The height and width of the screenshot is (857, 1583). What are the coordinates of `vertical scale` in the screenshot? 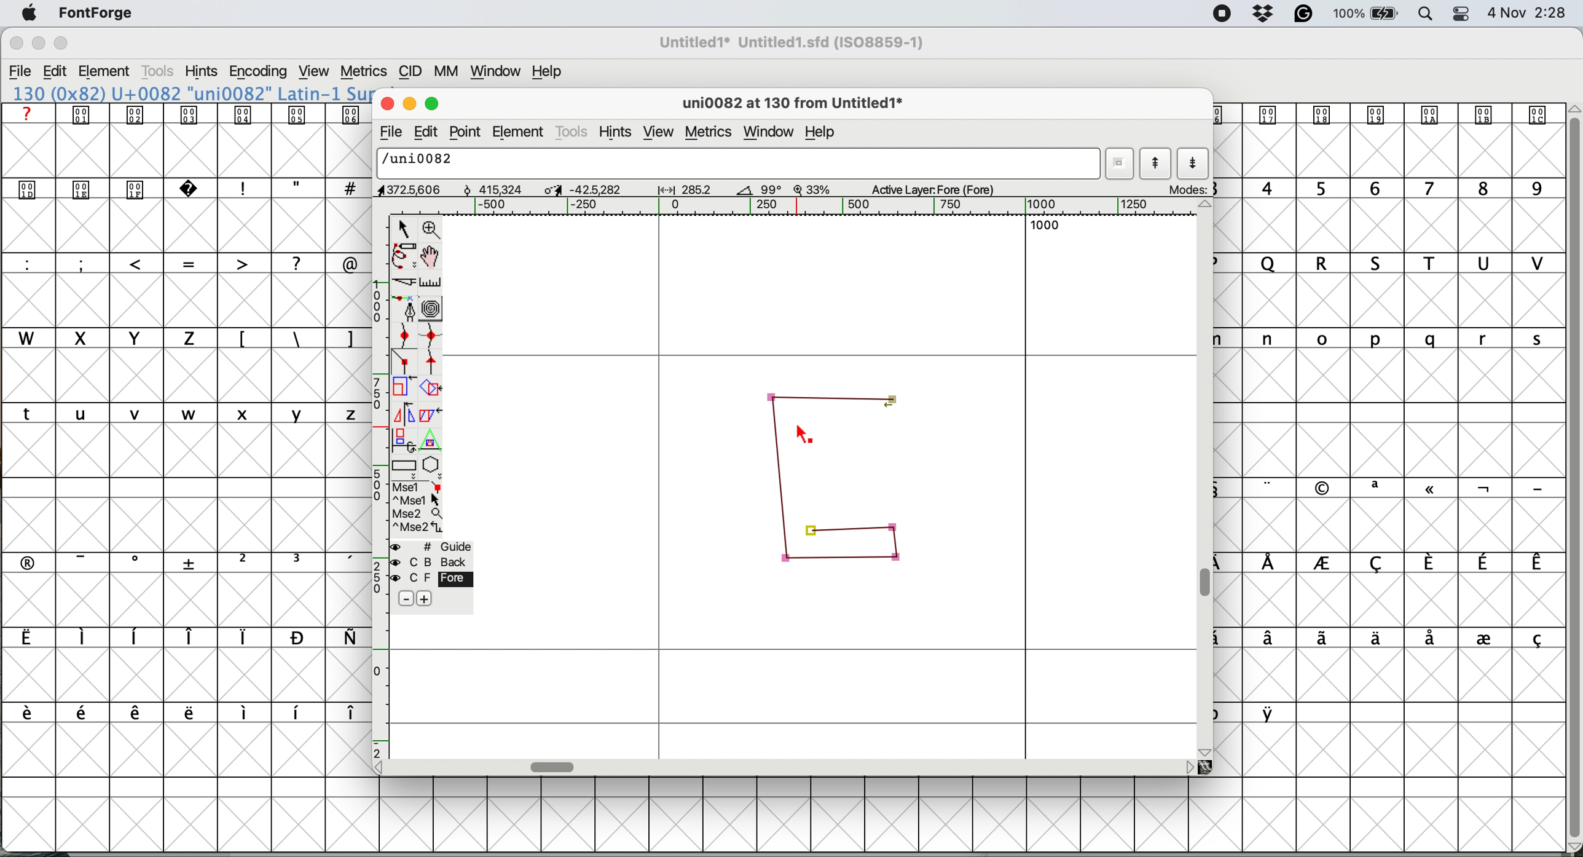 It's located at (382, 486).